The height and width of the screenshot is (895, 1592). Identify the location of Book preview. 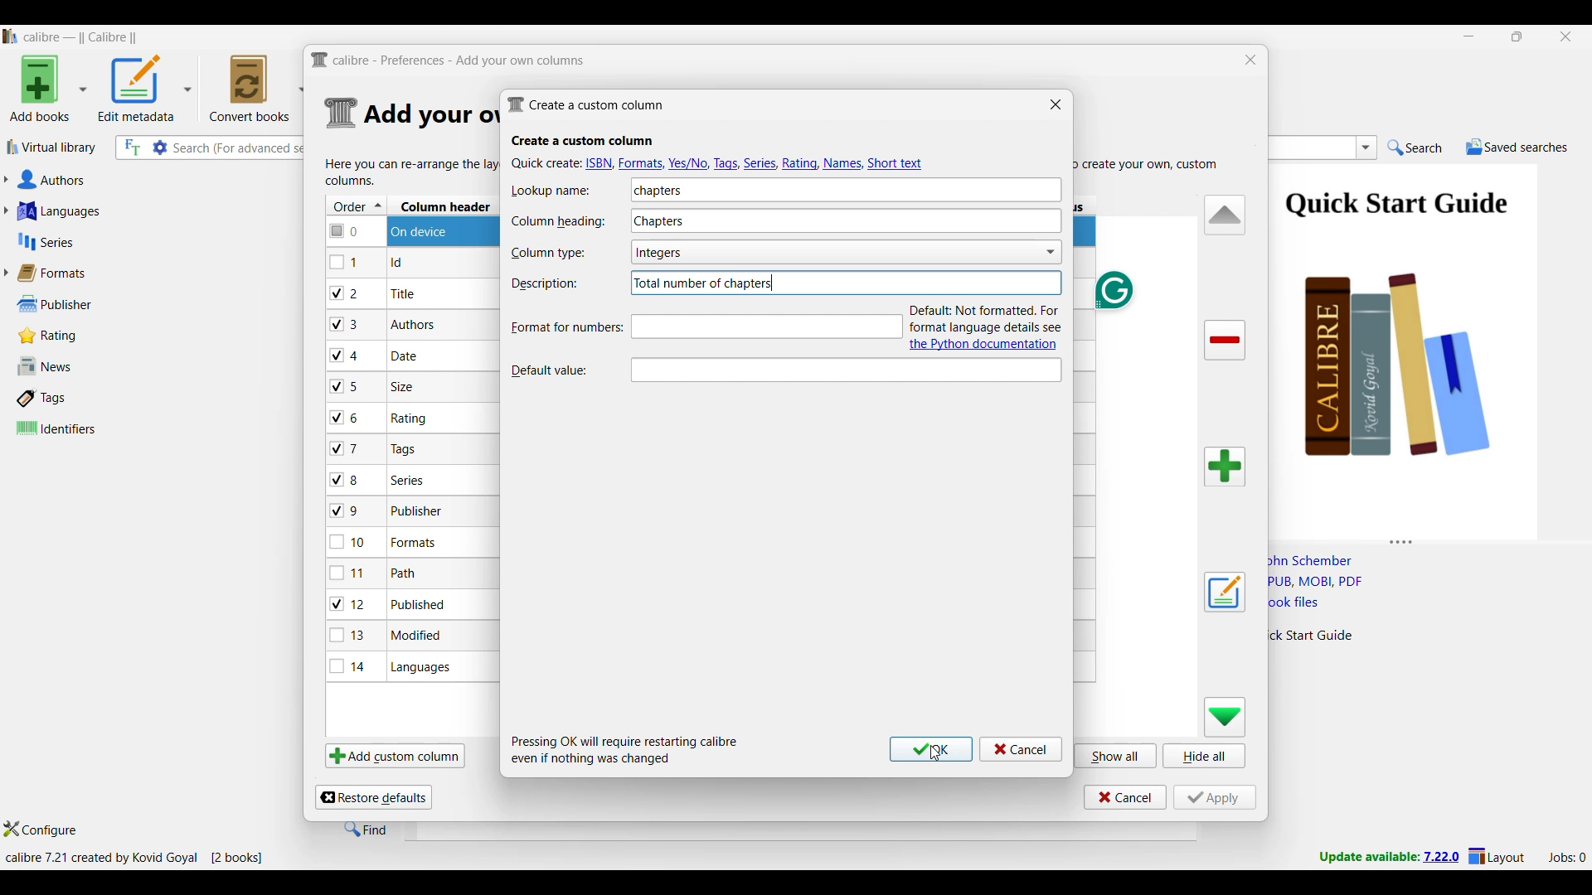
(1425, 346).